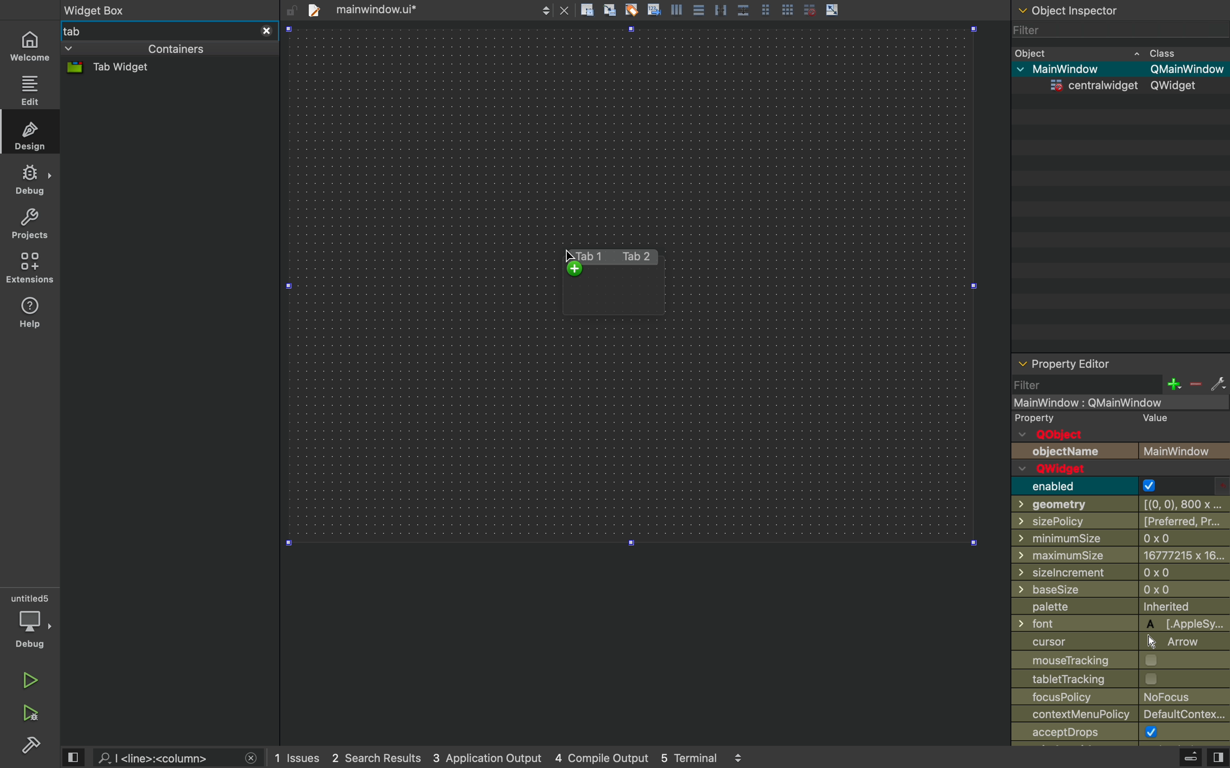 The width and height of the screenshot is (1230, 768). What do you see at coordinates (161, 9) in the screenshot?
I see `widget box` at bounding box center [161, 9].